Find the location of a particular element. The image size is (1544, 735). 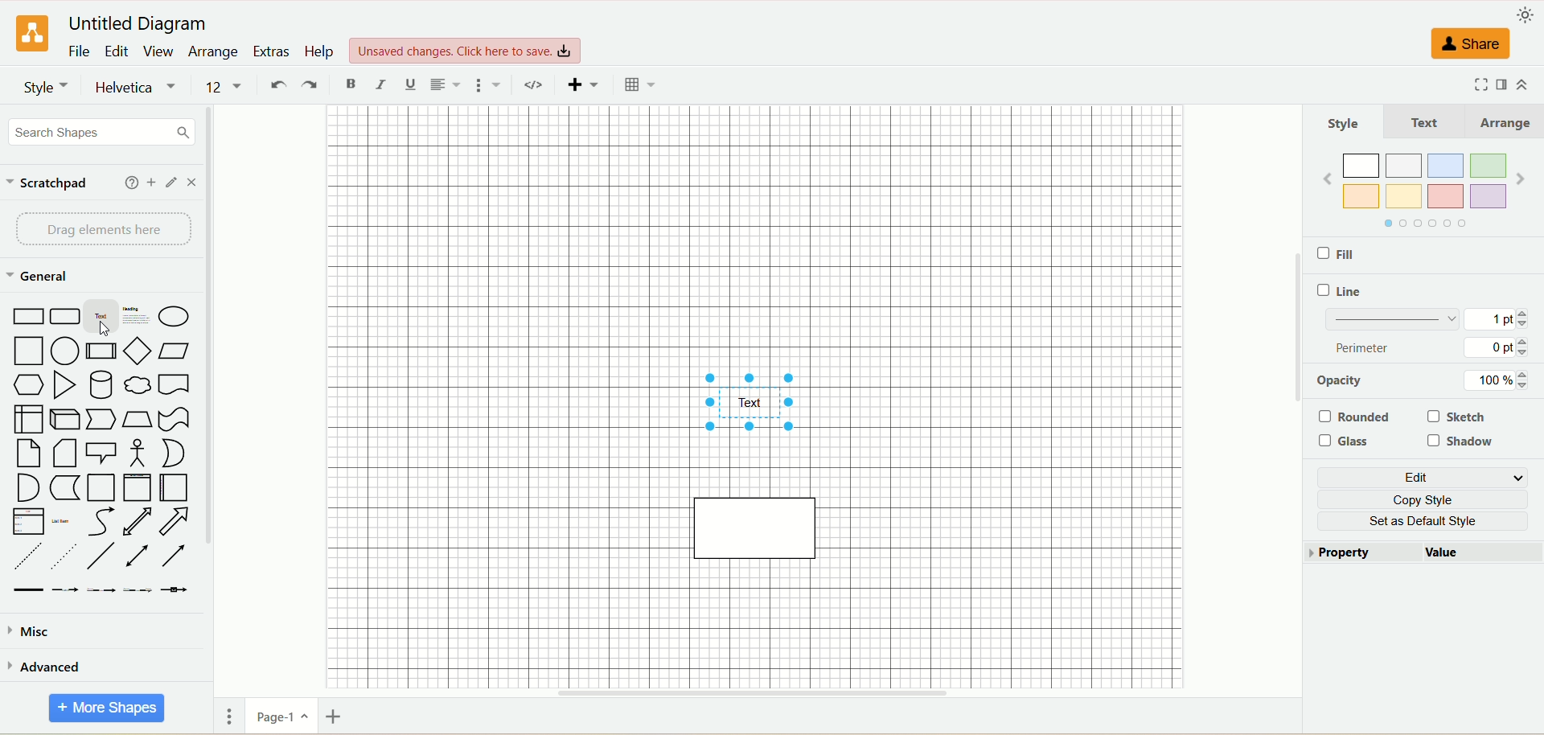

cloud is located at coordinates (138, 384).